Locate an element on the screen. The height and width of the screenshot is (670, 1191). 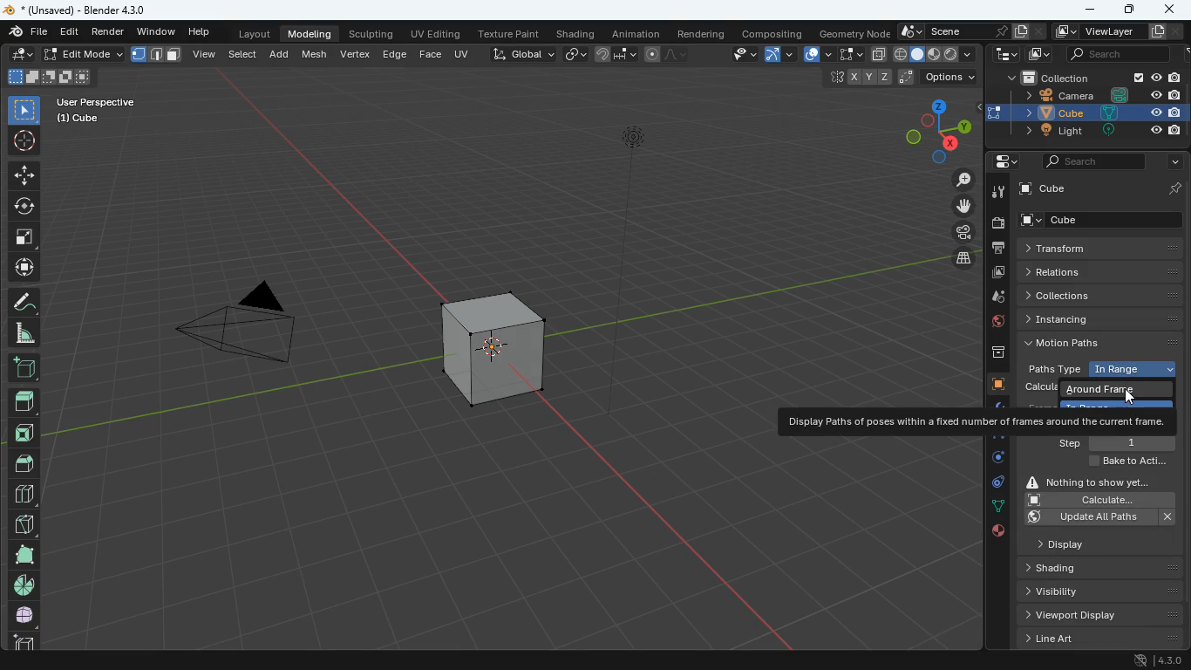
aim is located at coordinates (24, 138).